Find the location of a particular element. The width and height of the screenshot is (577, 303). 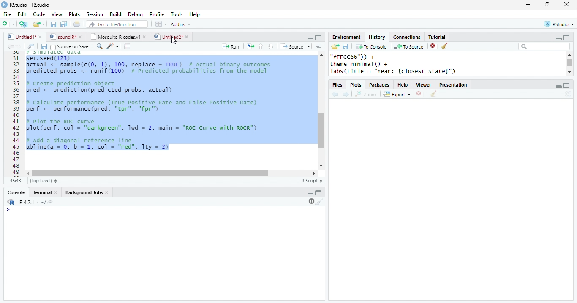

scroll down is located at coordinates (321, 166).